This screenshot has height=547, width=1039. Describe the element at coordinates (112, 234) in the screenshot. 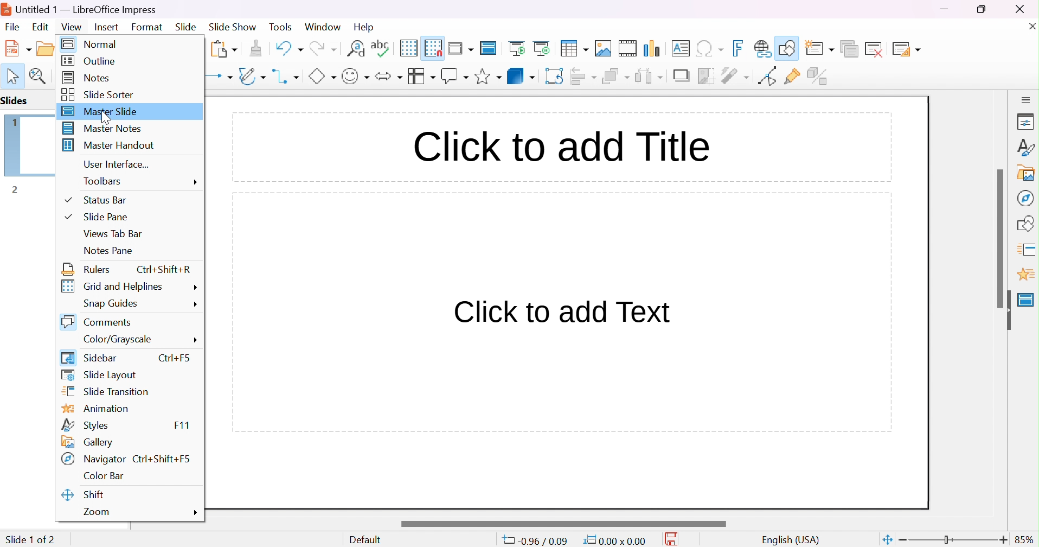

I see `views tab bar` at that location.